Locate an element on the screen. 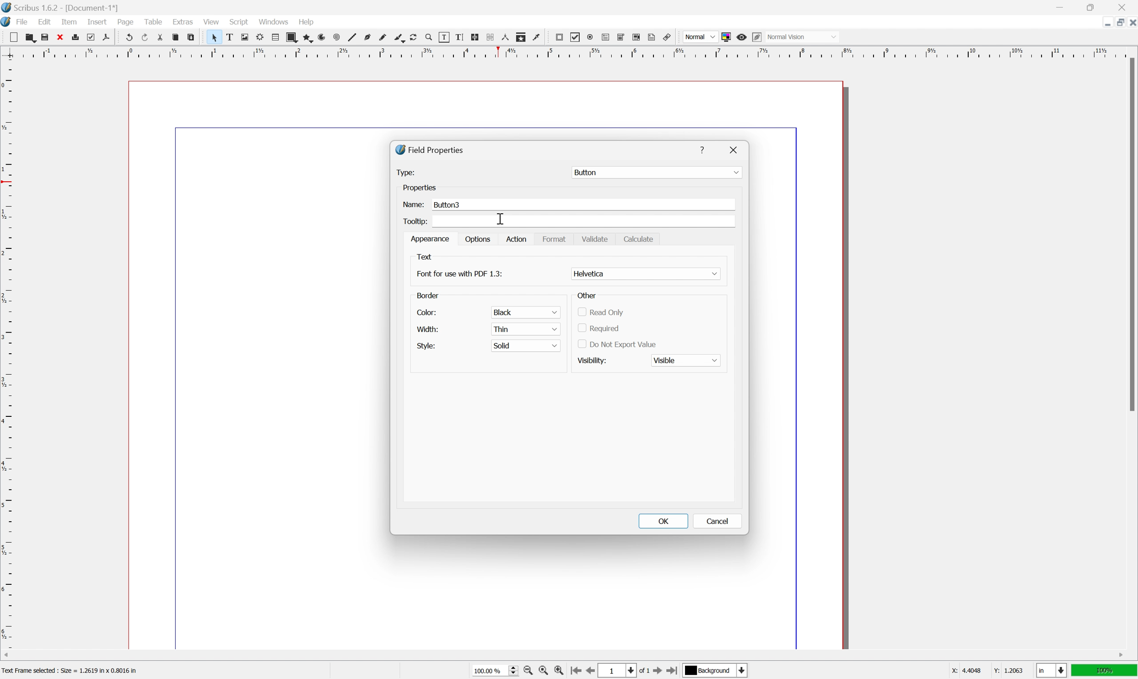 This screenshot has width=1138, height=679. visibility is located at coordinates (595, 359).